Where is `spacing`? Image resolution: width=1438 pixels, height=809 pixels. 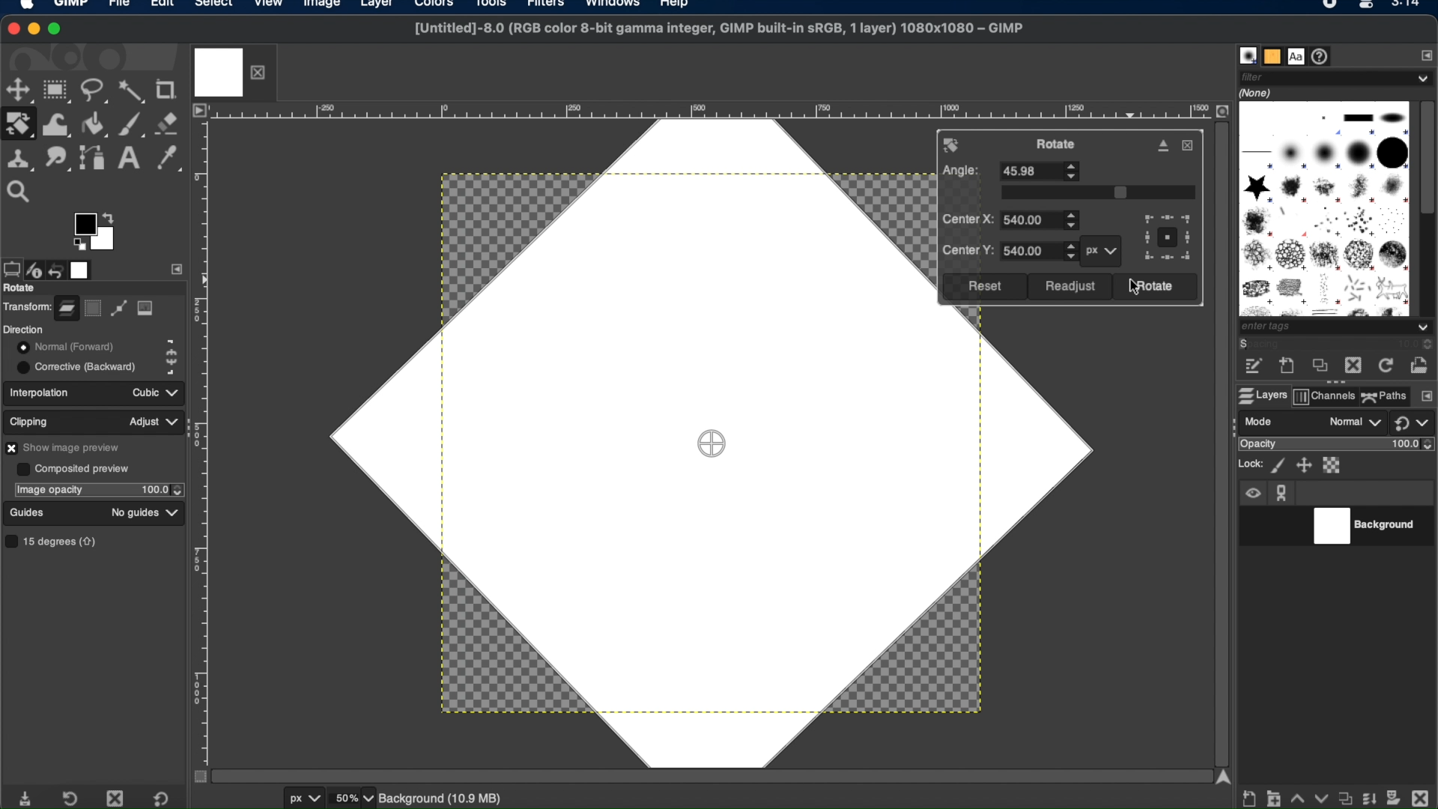
spacing is located at coordinates (1276, 345).